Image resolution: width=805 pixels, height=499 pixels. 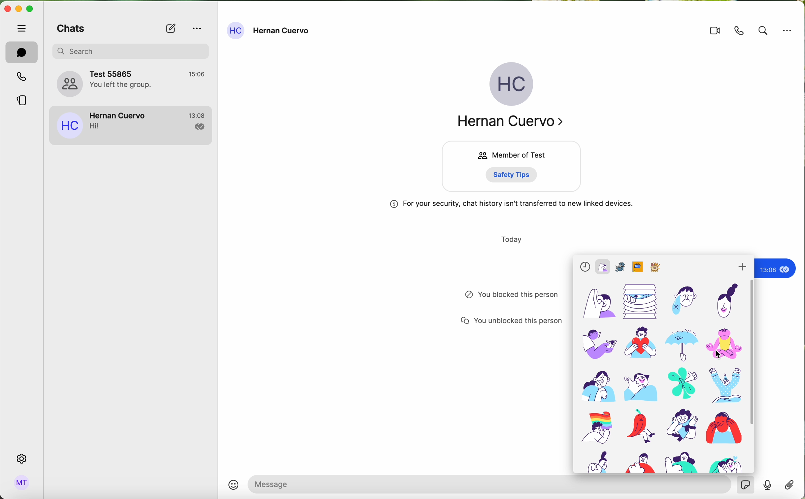 I want to click on name of contact, so click(x=270, y=31).